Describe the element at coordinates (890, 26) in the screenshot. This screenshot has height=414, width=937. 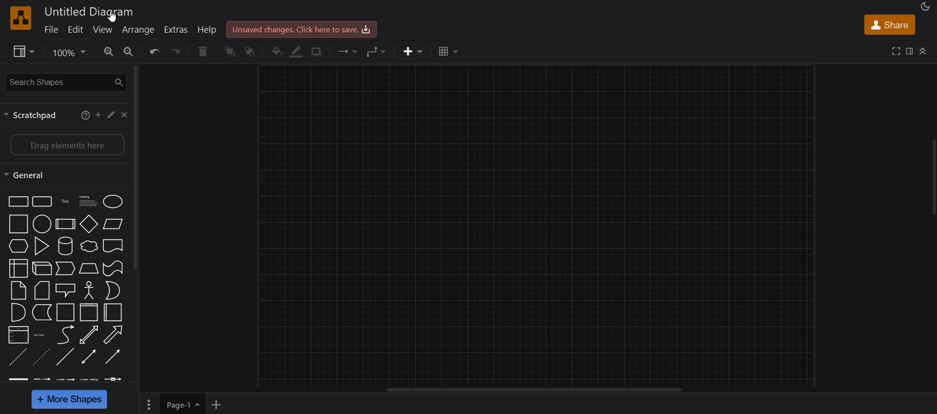
I see `share` at that location.